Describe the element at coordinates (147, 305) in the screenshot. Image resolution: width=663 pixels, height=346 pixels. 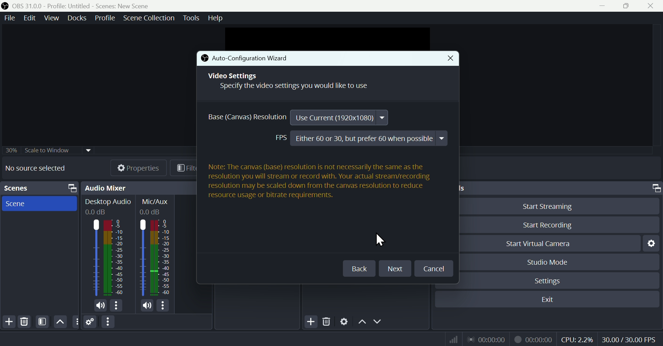
I see `mic` at that location.